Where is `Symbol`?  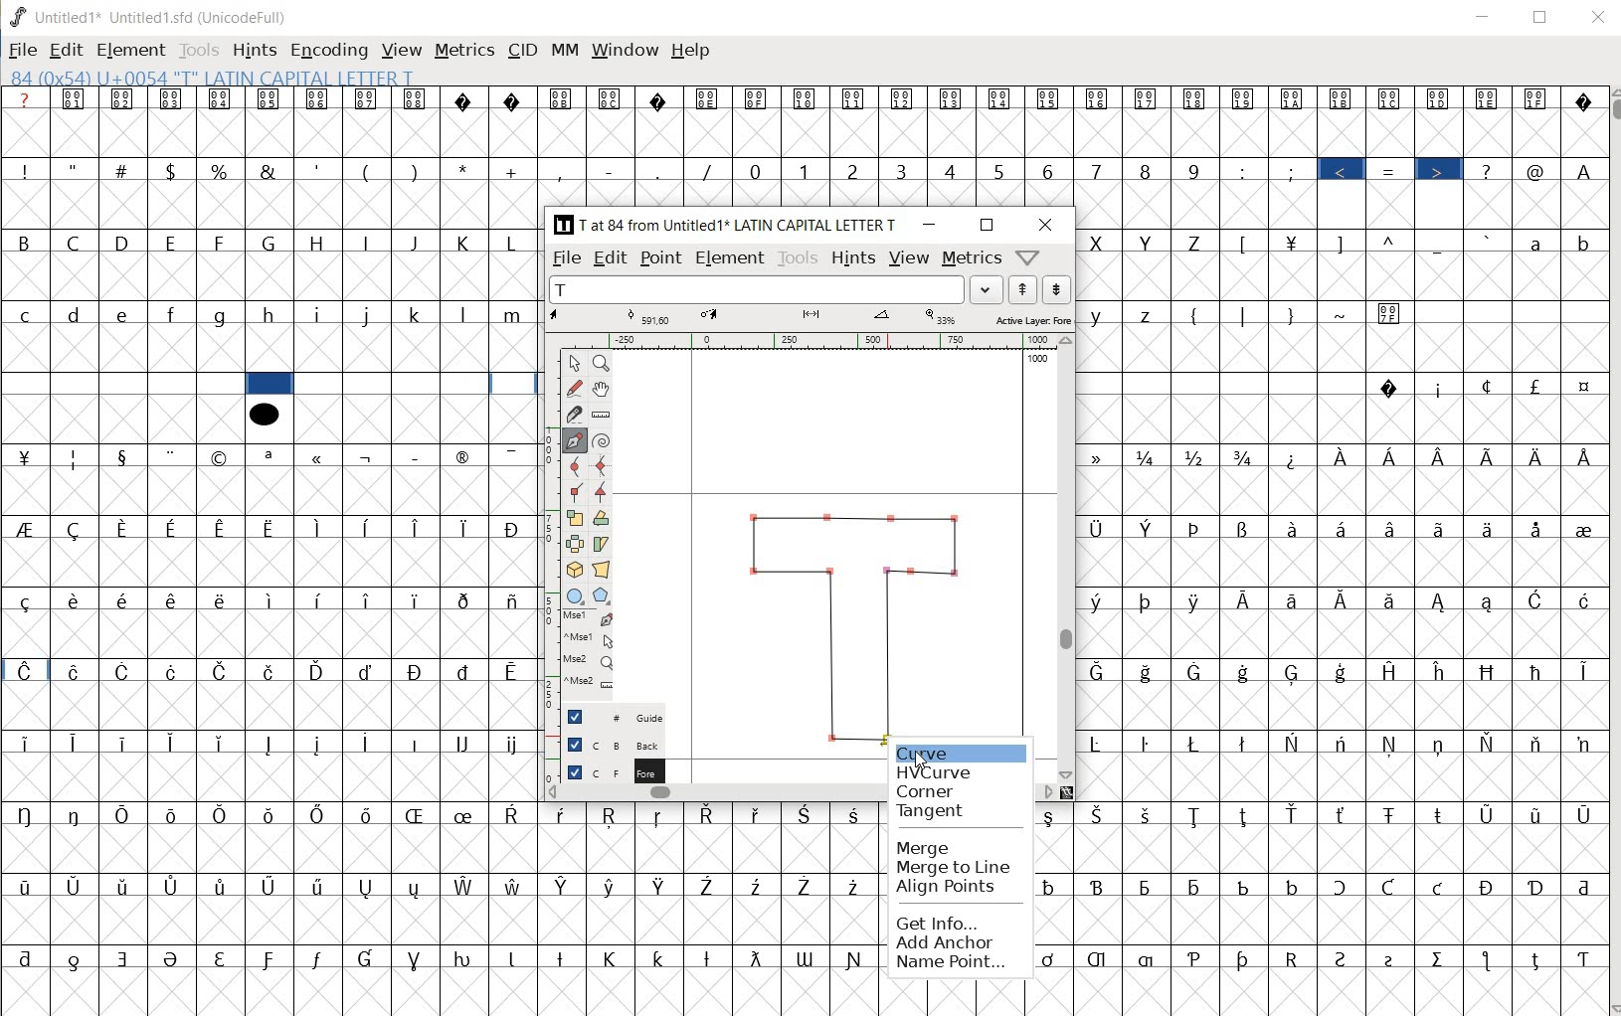 Symbol is located at coordinates (1294, 457).